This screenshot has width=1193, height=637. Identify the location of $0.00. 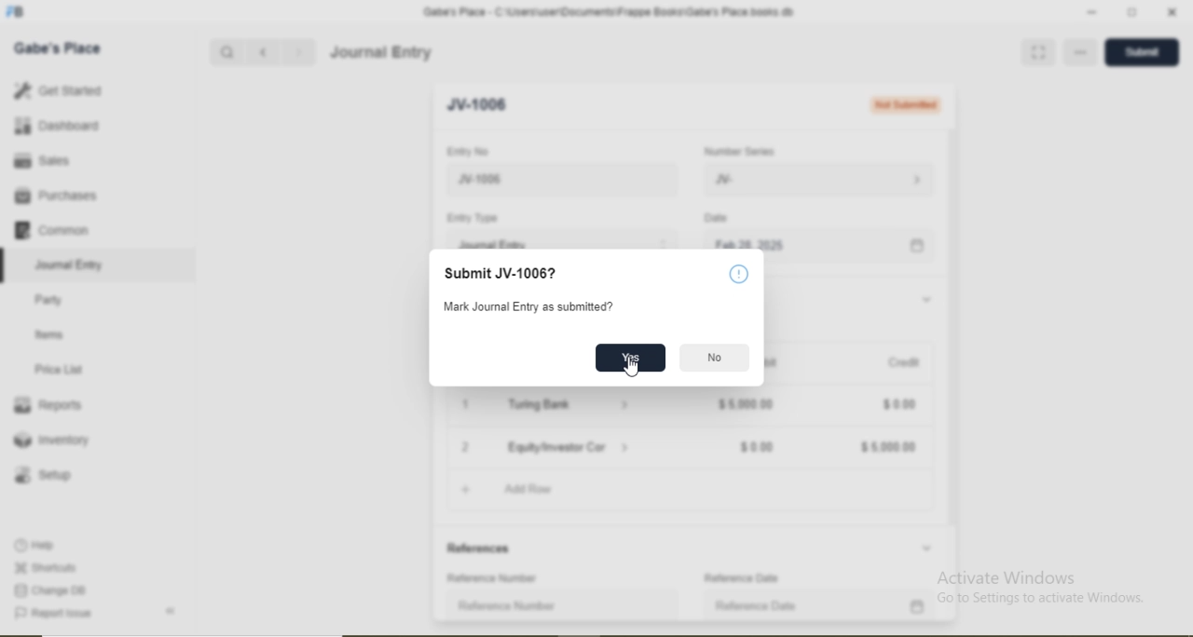
(899, 405).